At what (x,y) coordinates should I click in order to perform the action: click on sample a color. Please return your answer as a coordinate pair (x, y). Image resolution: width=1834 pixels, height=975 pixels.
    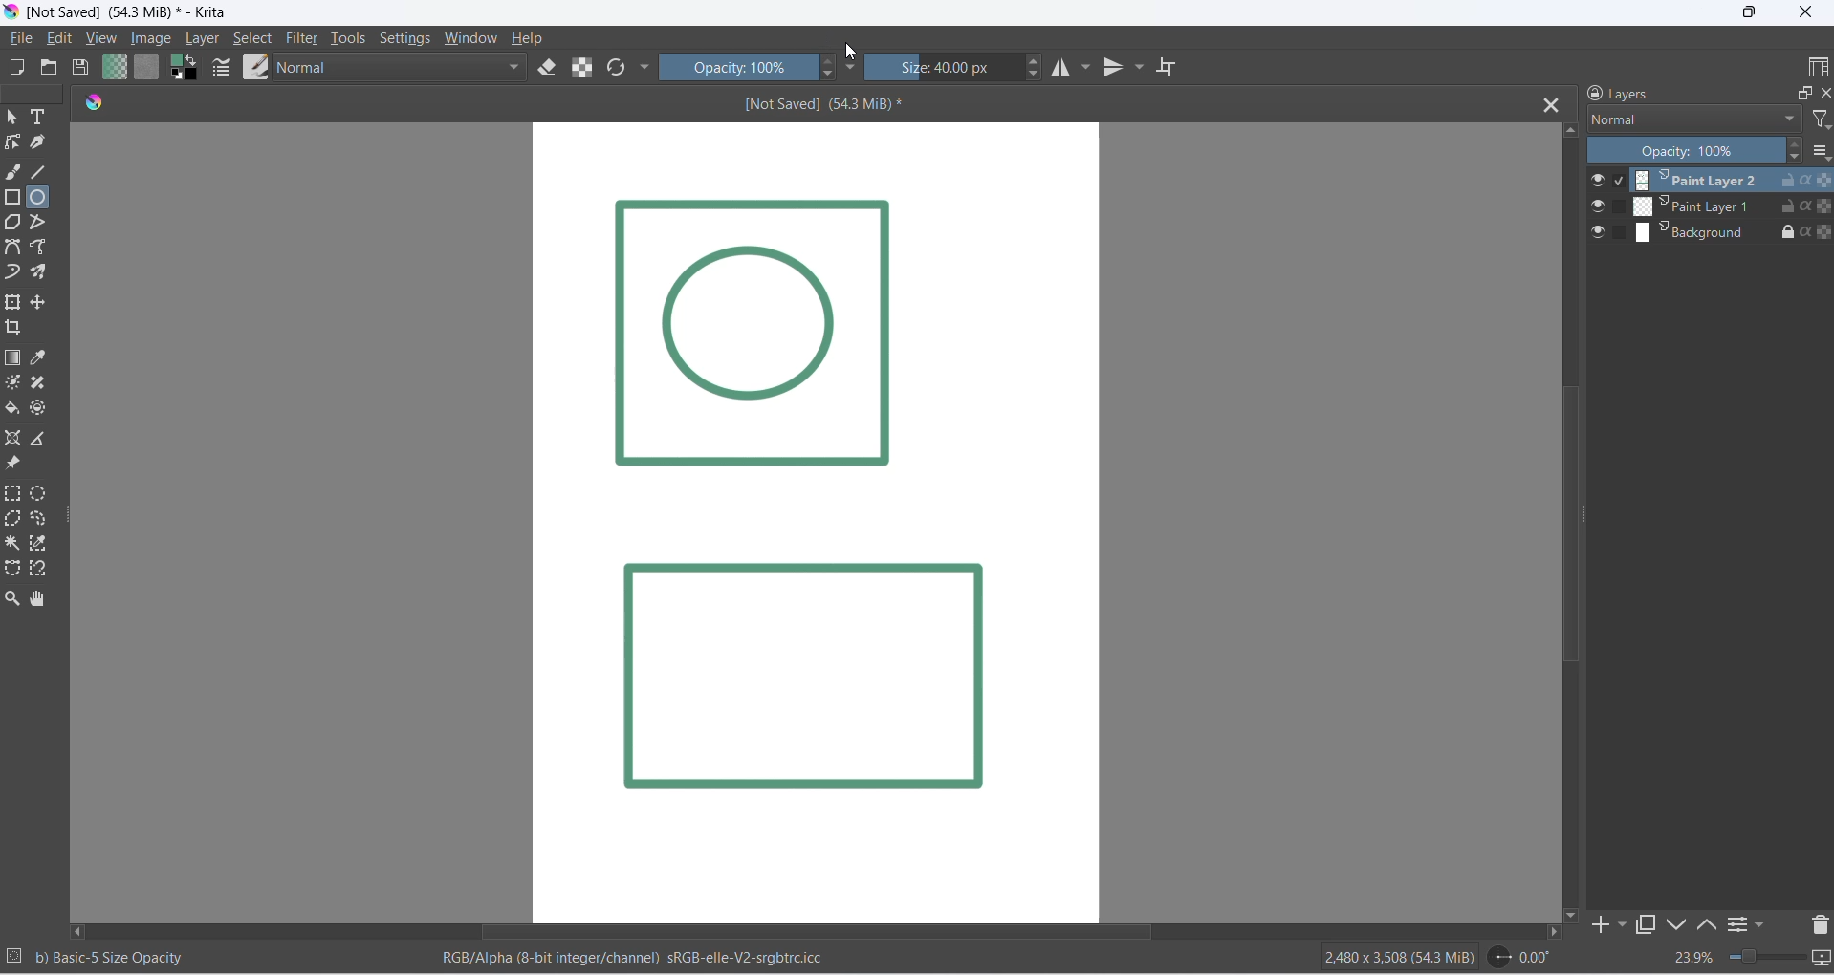
    Looking at the image, I should click on (48, 357).